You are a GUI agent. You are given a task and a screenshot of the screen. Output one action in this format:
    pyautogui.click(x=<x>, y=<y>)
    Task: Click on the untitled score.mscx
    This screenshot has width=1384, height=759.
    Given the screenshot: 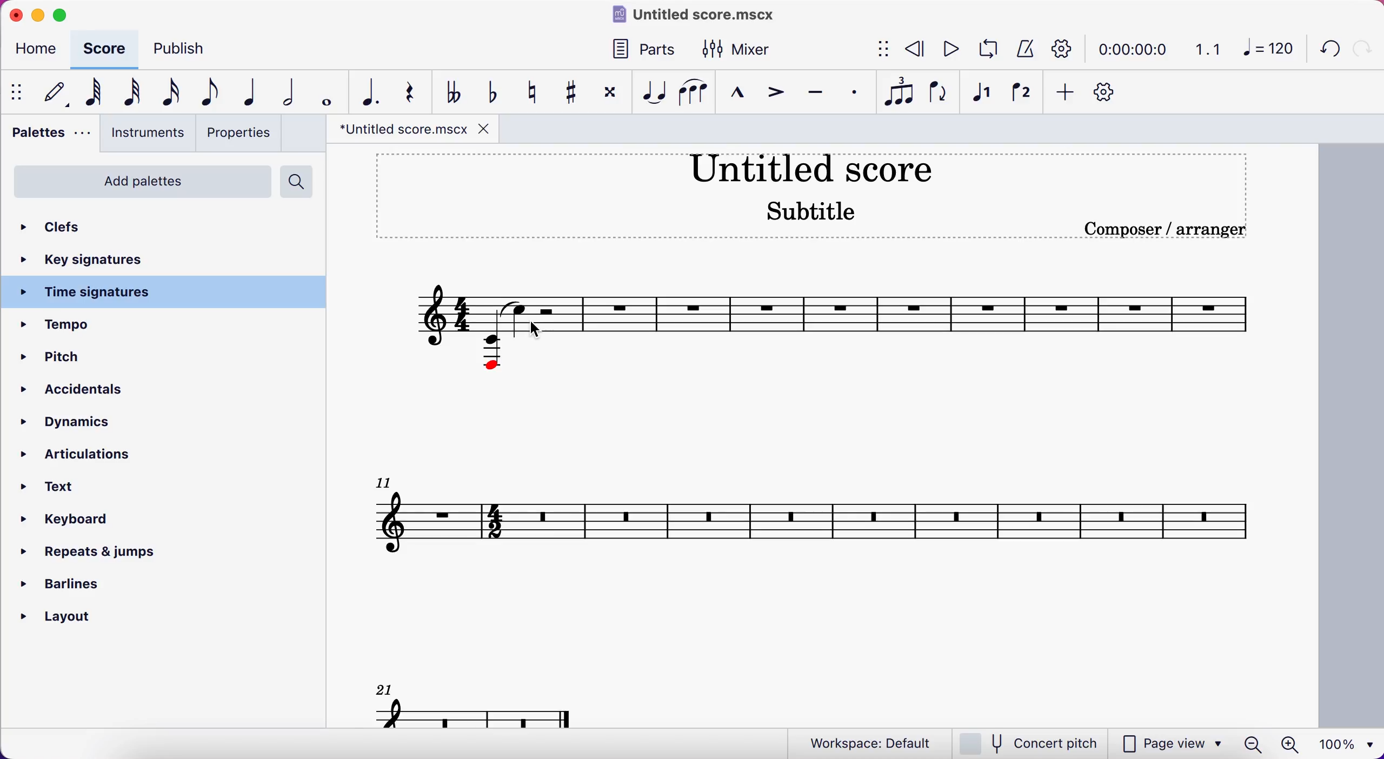 What is the action you would take?
    pyautogui.click(x=699, y=17)
    